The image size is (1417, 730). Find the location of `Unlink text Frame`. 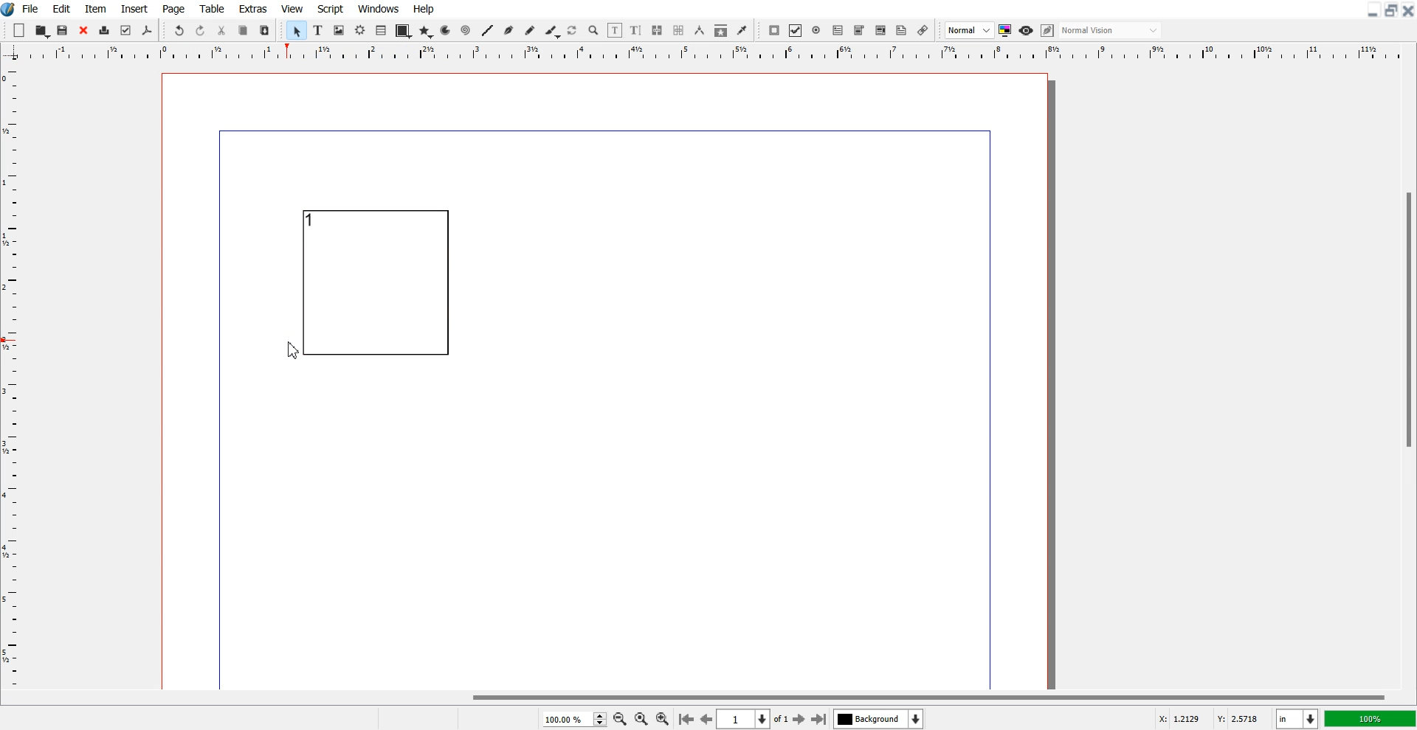

Unlink text Frame is located at coordinates (679, 31).